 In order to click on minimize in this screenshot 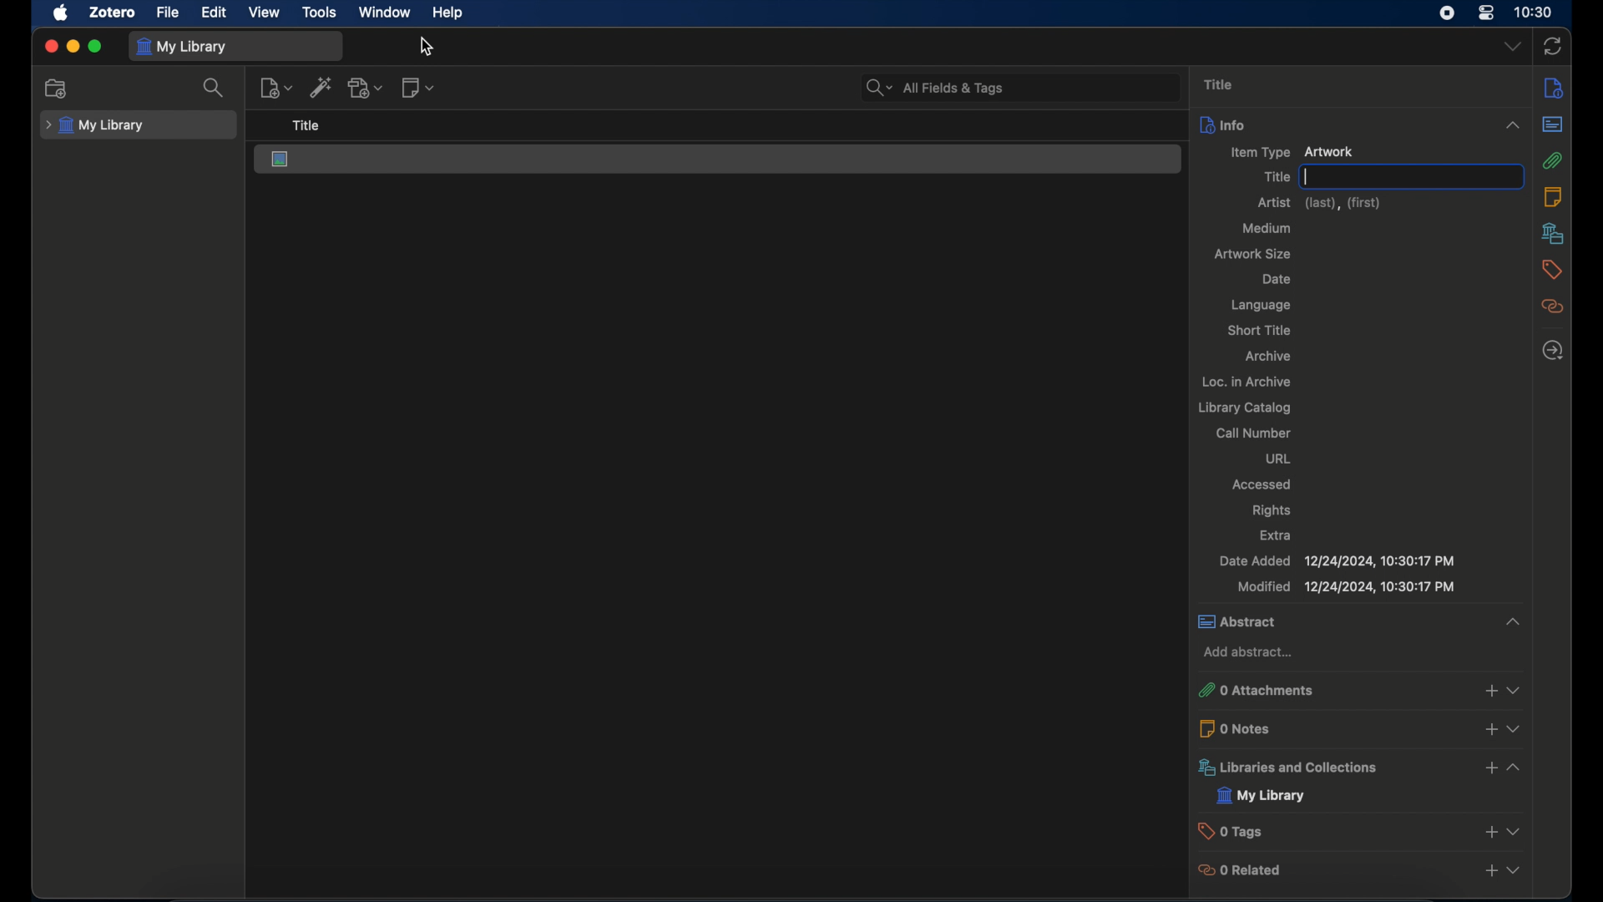, I will do `click(72, 46)`.